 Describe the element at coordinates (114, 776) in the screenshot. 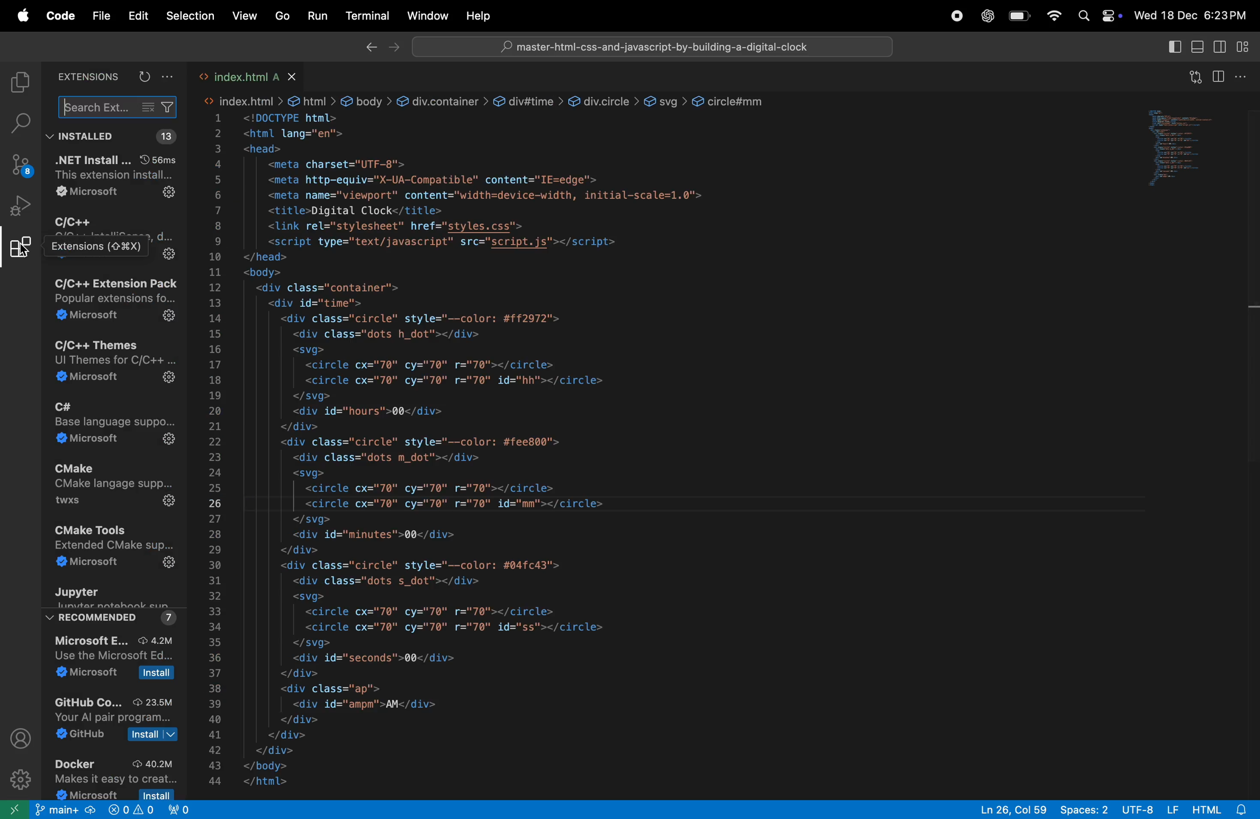

I see `docker ` at that location.